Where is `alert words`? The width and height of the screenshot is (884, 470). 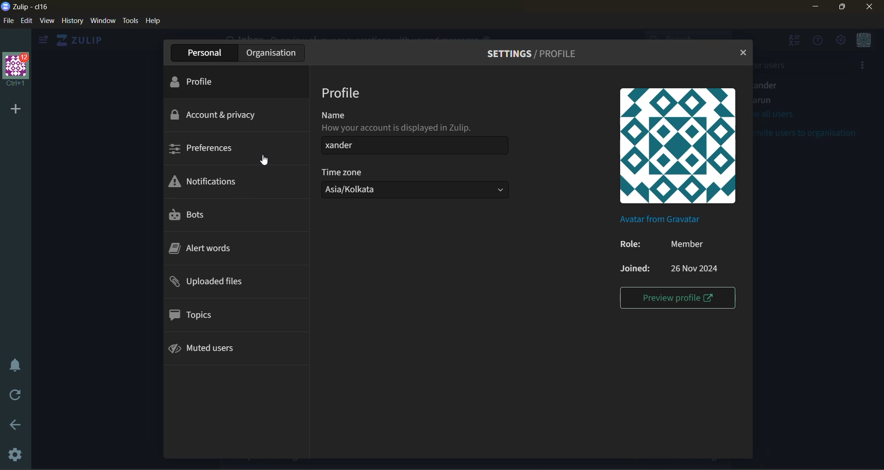 alert words is located at coordinates (201, 250).